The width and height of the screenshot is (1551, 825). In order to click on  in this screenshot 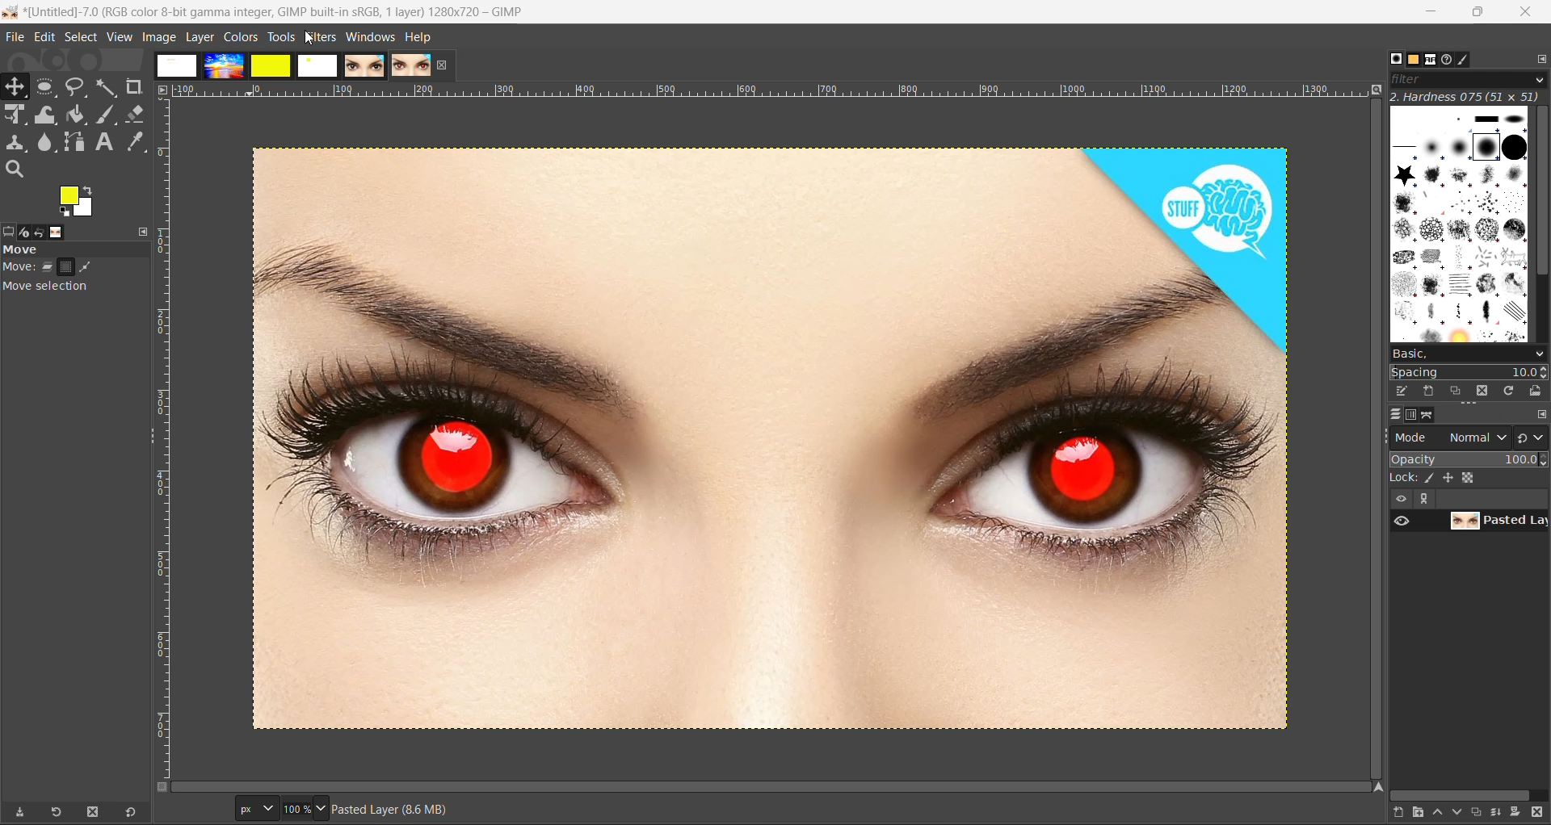, I will do `click(1385, 56)`.